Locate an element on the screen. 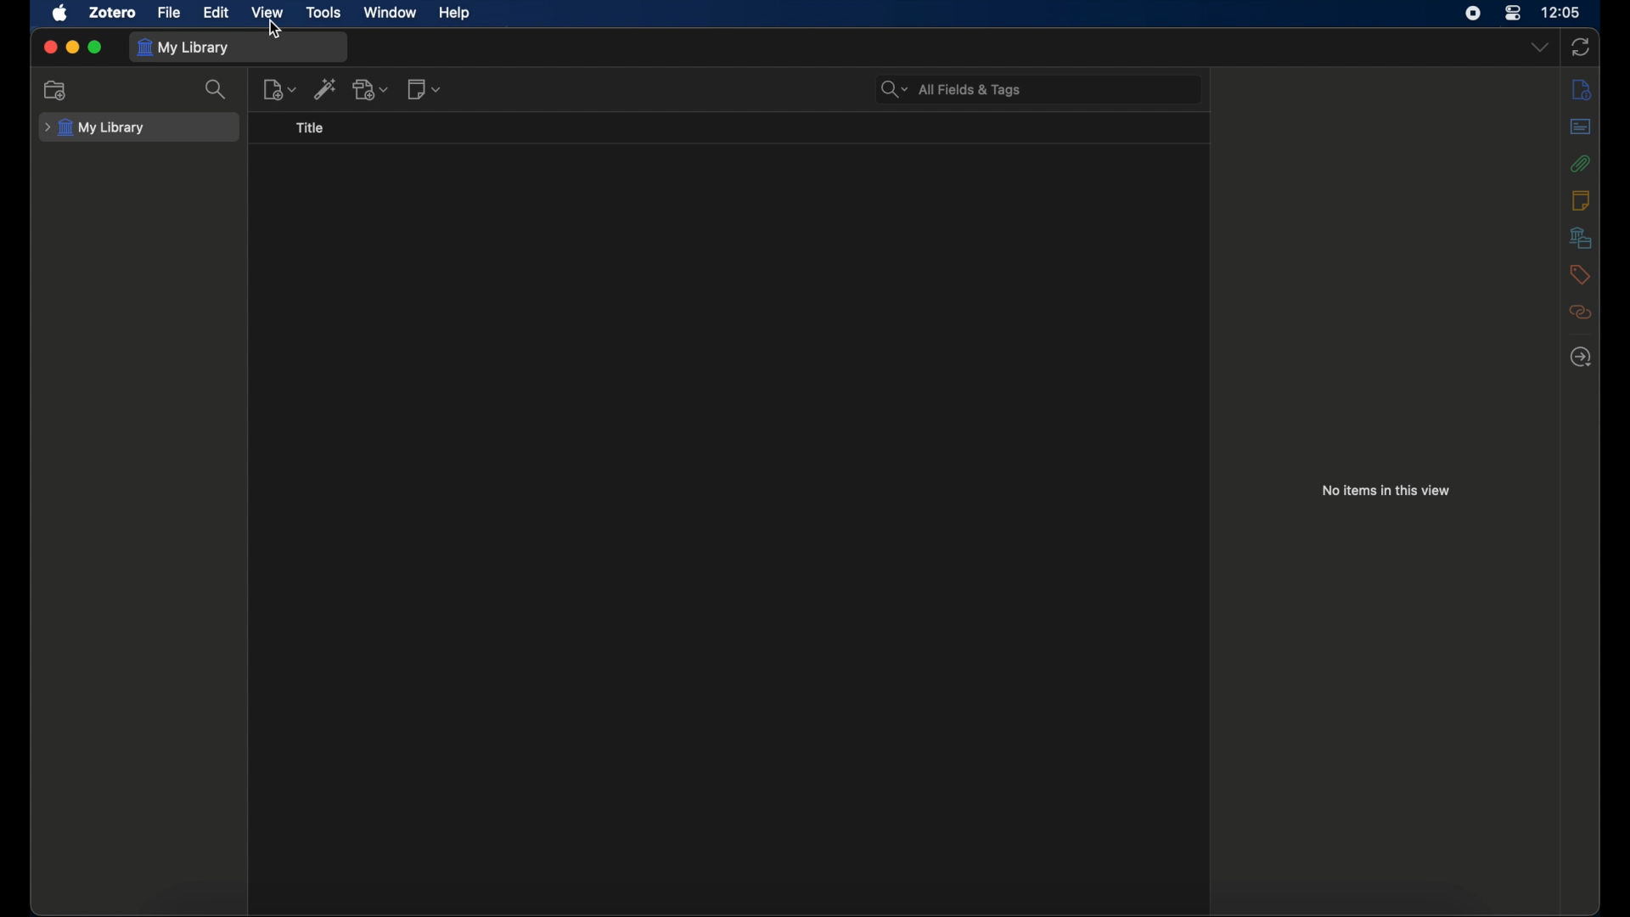  screen recorder is located at coordinates (1471, 14).